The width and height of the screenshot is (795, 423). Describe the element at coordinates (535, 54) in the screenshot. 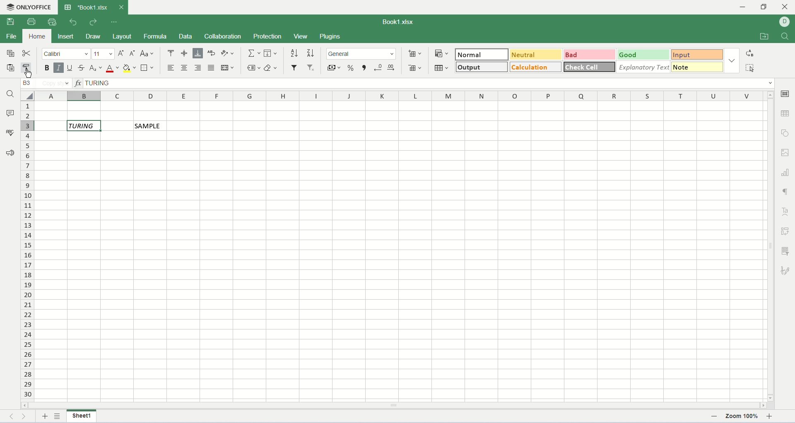

I see `neutral` at that location.